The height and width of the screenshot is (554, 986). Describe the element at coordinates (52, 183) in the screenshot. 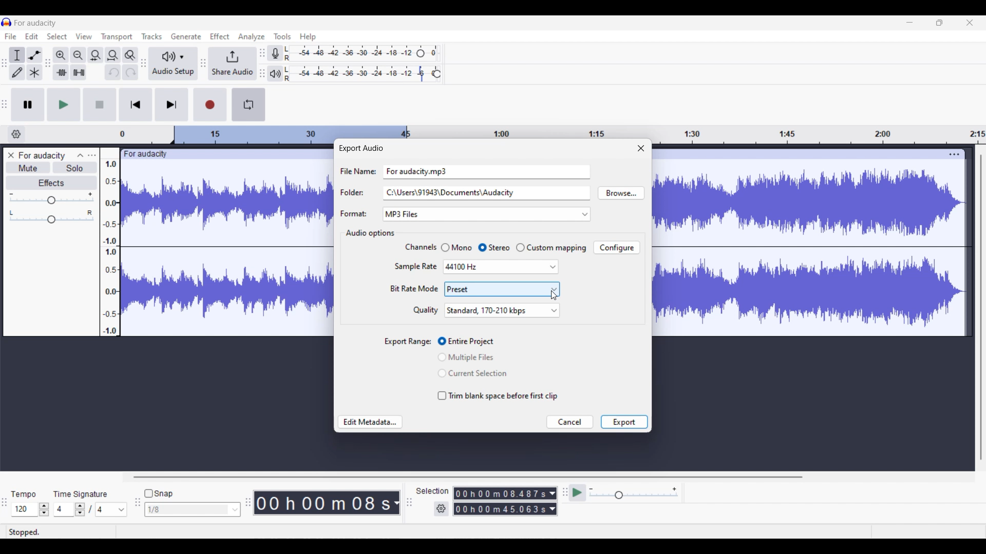

I see `Effects` at that location.